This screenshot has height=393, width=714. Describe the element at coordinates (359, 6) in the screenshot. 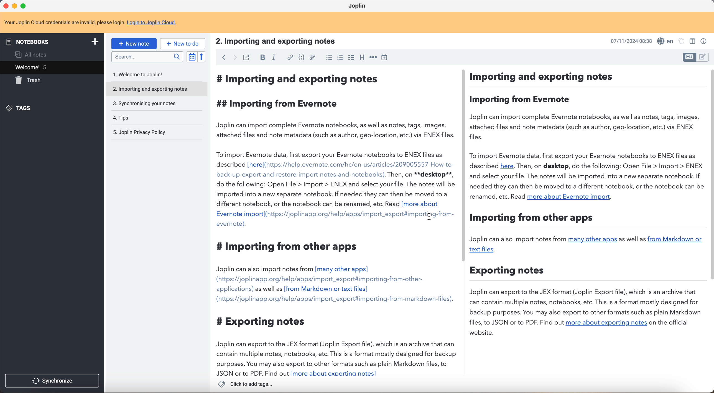

I see `Joplin` at that location.